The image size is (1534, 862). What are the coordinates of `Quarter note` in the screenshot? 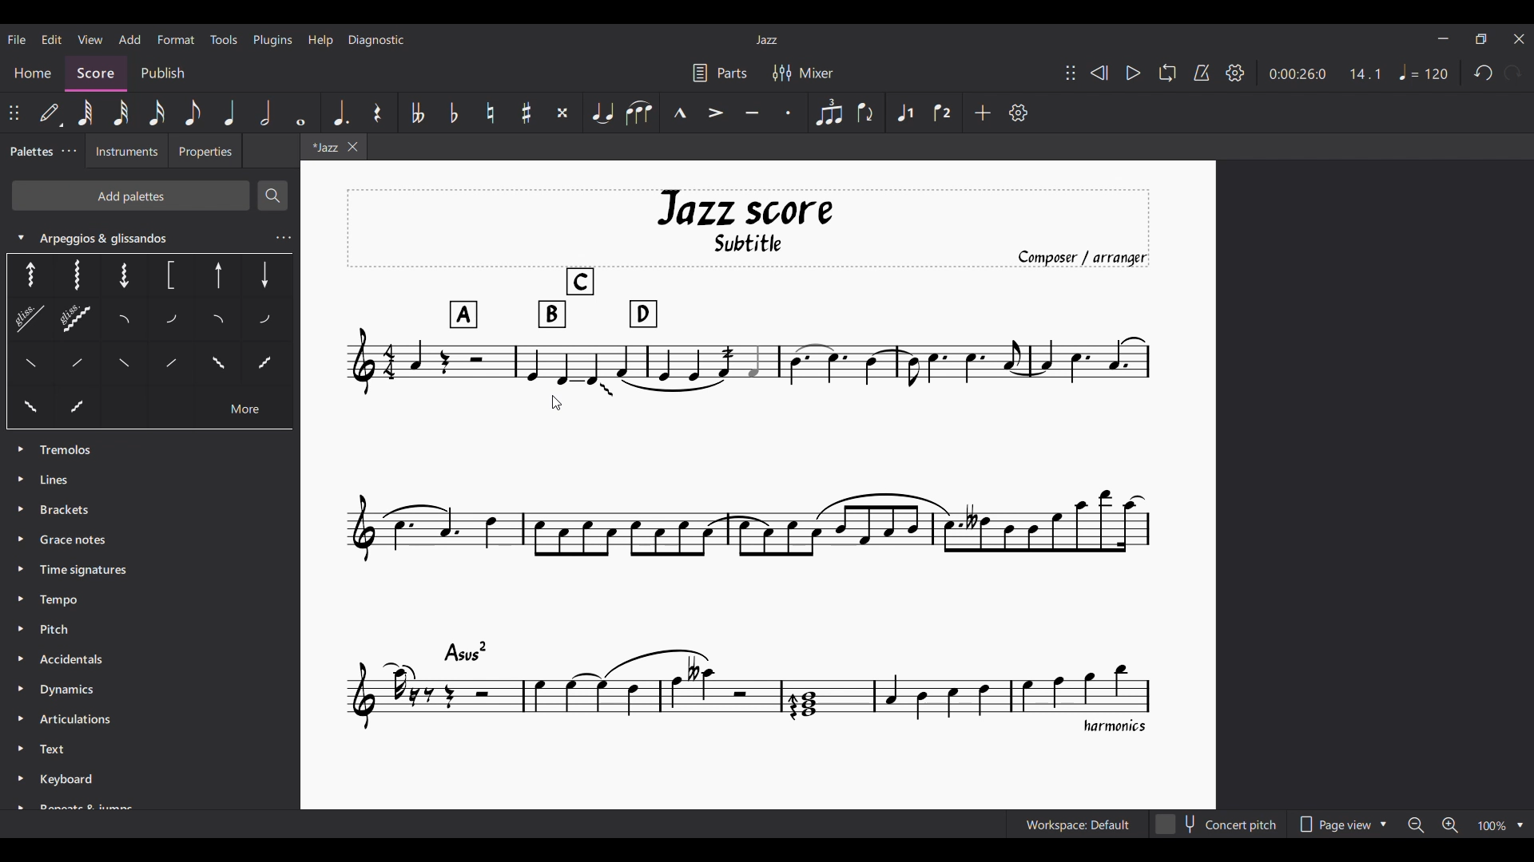 It's located at (229, 113).